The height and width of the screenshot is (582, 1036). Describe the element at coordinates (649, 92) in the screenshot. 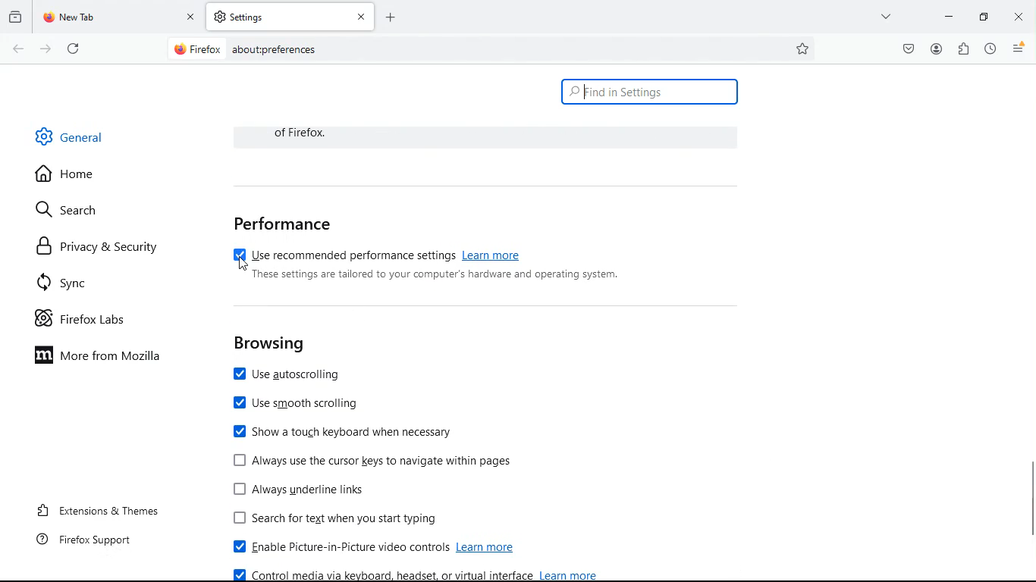

I see `find in settings` at that location.